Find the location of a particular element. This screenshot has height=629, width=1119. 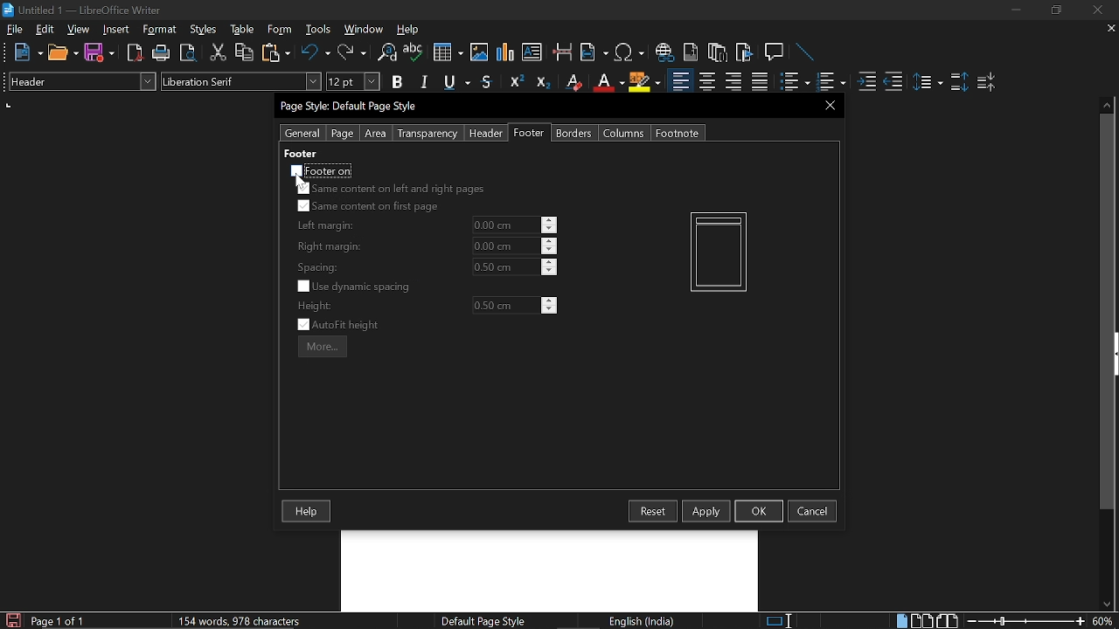

Transparency is located at coordinates (426, 134).